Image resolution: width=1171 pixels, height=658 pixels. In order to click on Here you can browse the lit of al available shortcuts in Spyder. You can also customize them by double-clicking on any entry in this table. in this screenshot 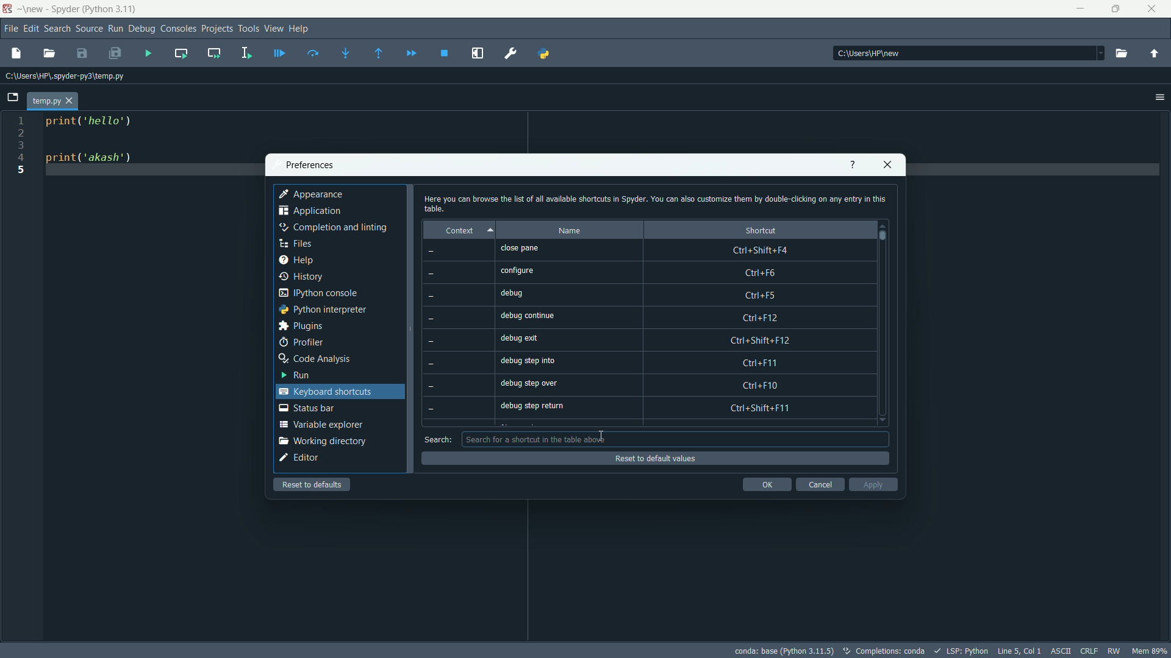, I will do `click(655, 202)`.